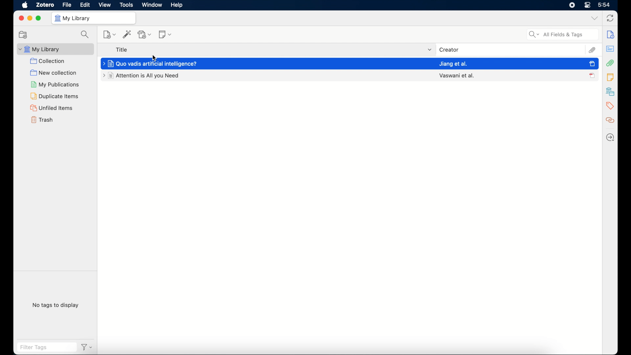  Describe the element at coordinates (48, 61) in the screenshot. I see `collection` at that location.